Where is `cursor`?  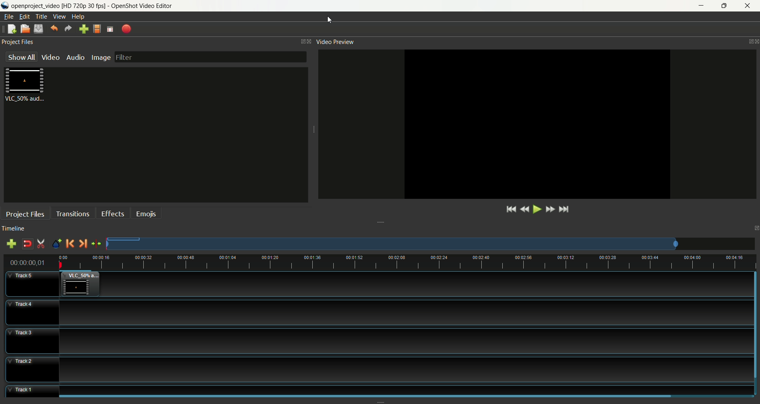 cursor is located at coordinates (331, 19).